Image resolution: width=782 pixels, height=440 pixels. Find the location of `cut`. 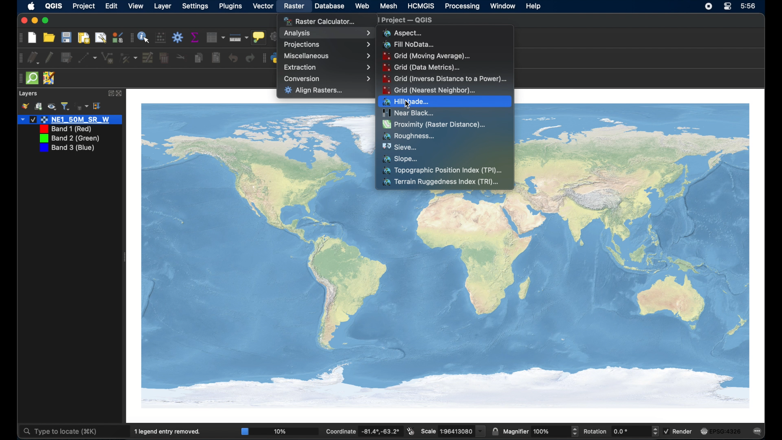

cut is located at coordinates (181, 57).